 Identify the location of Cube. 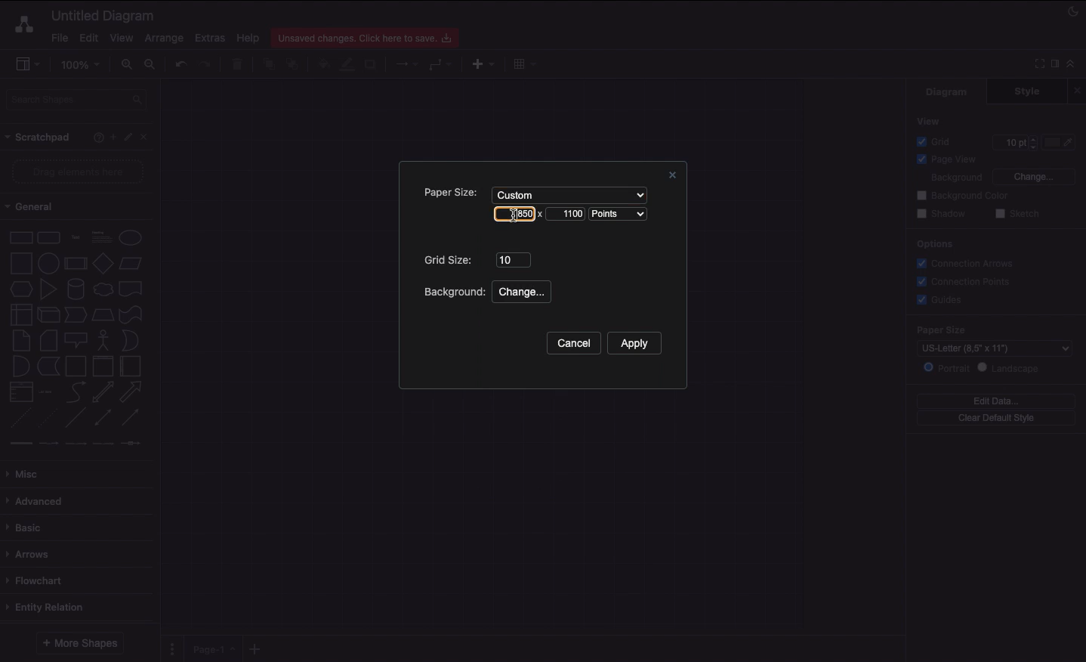
(48, 315).